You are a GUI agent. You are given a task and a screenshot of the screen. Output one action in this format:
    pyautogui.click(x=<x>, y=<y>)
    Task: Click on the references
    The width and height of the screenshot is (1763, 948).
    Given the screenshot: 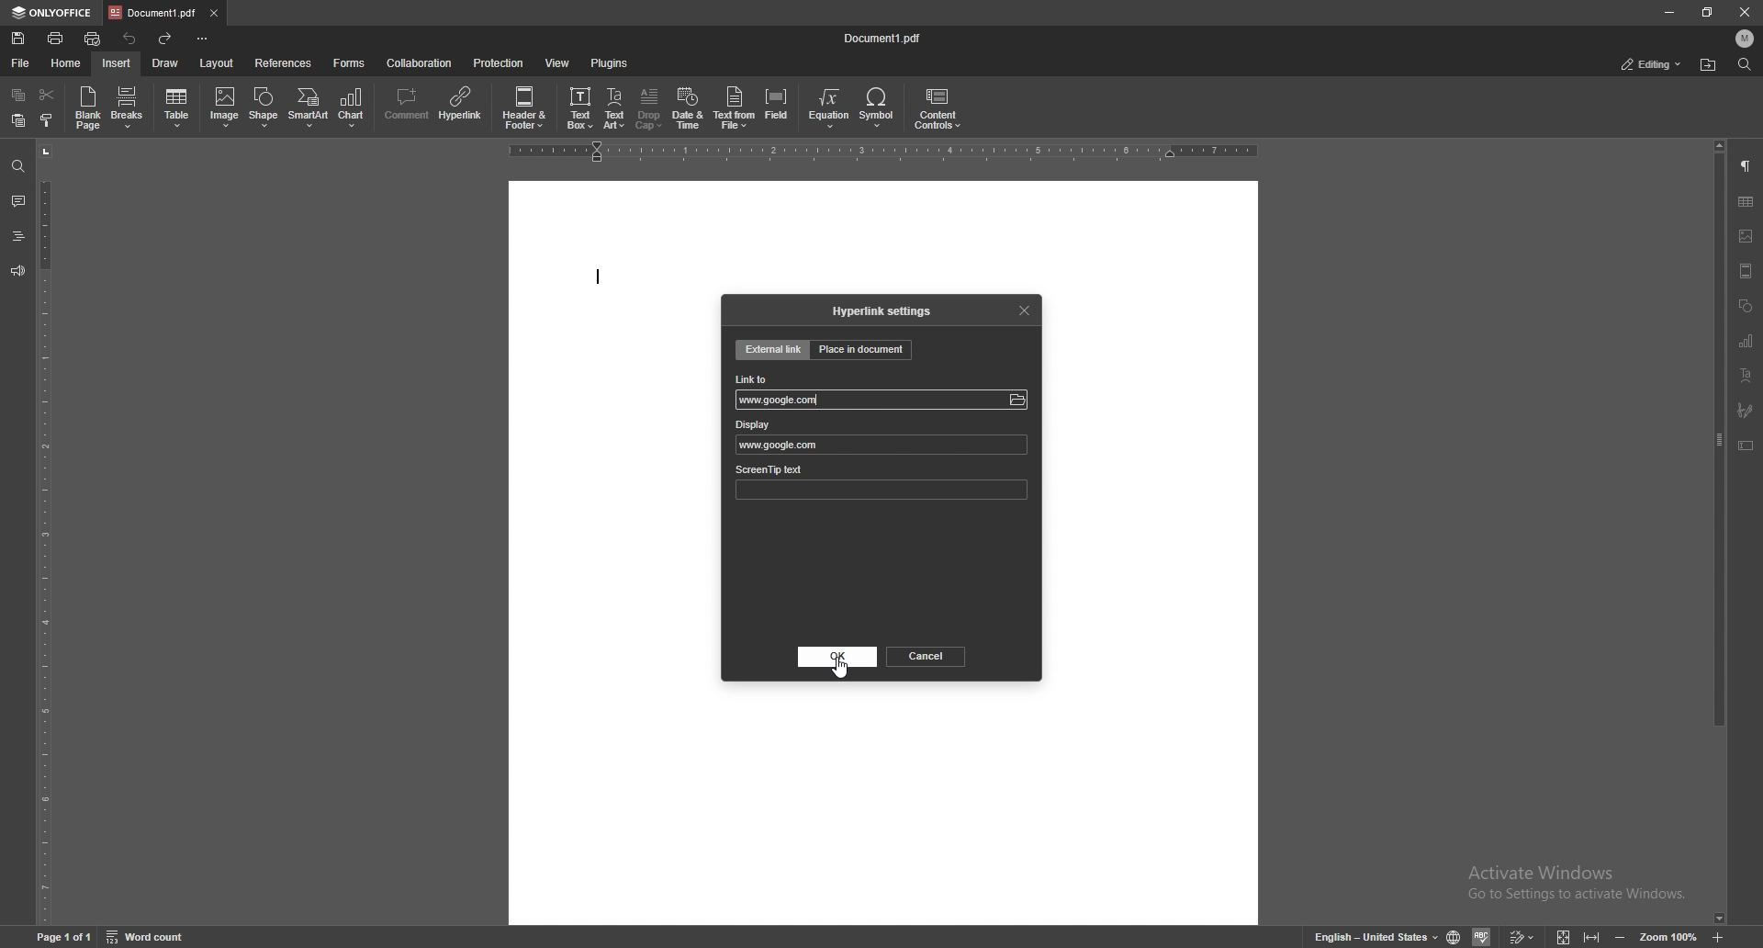 What is the action you would take?
    pyautogui.click(x=284, y=62)
    